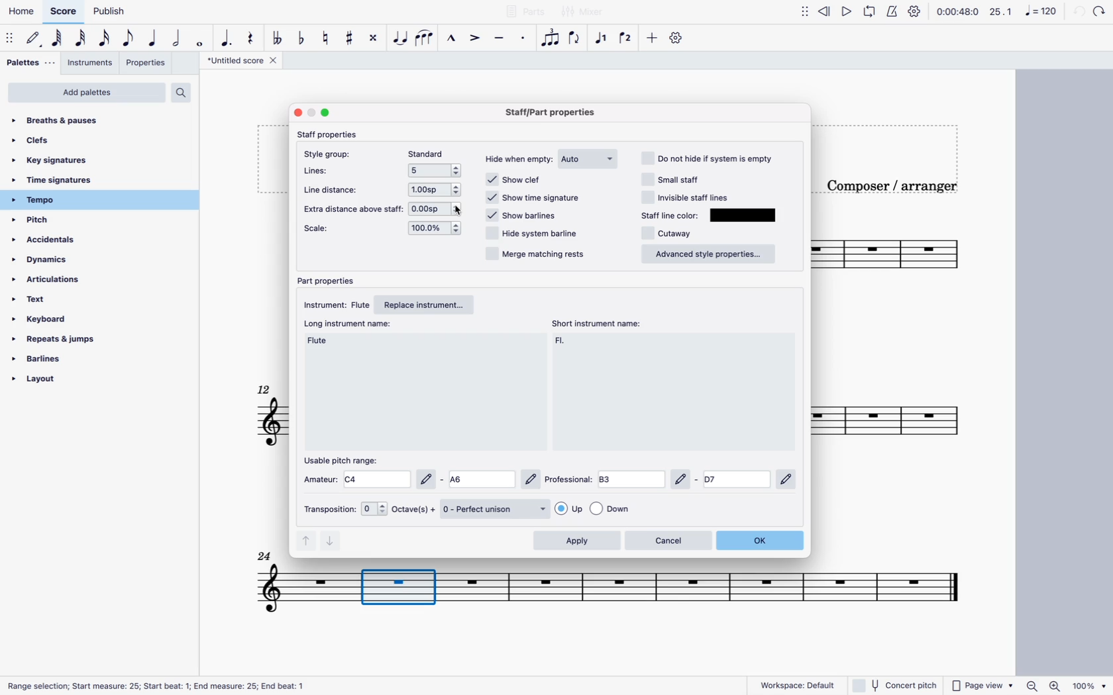  Describe the element at coordinates (23, 13) in the screenshot. I see `home` at that location.